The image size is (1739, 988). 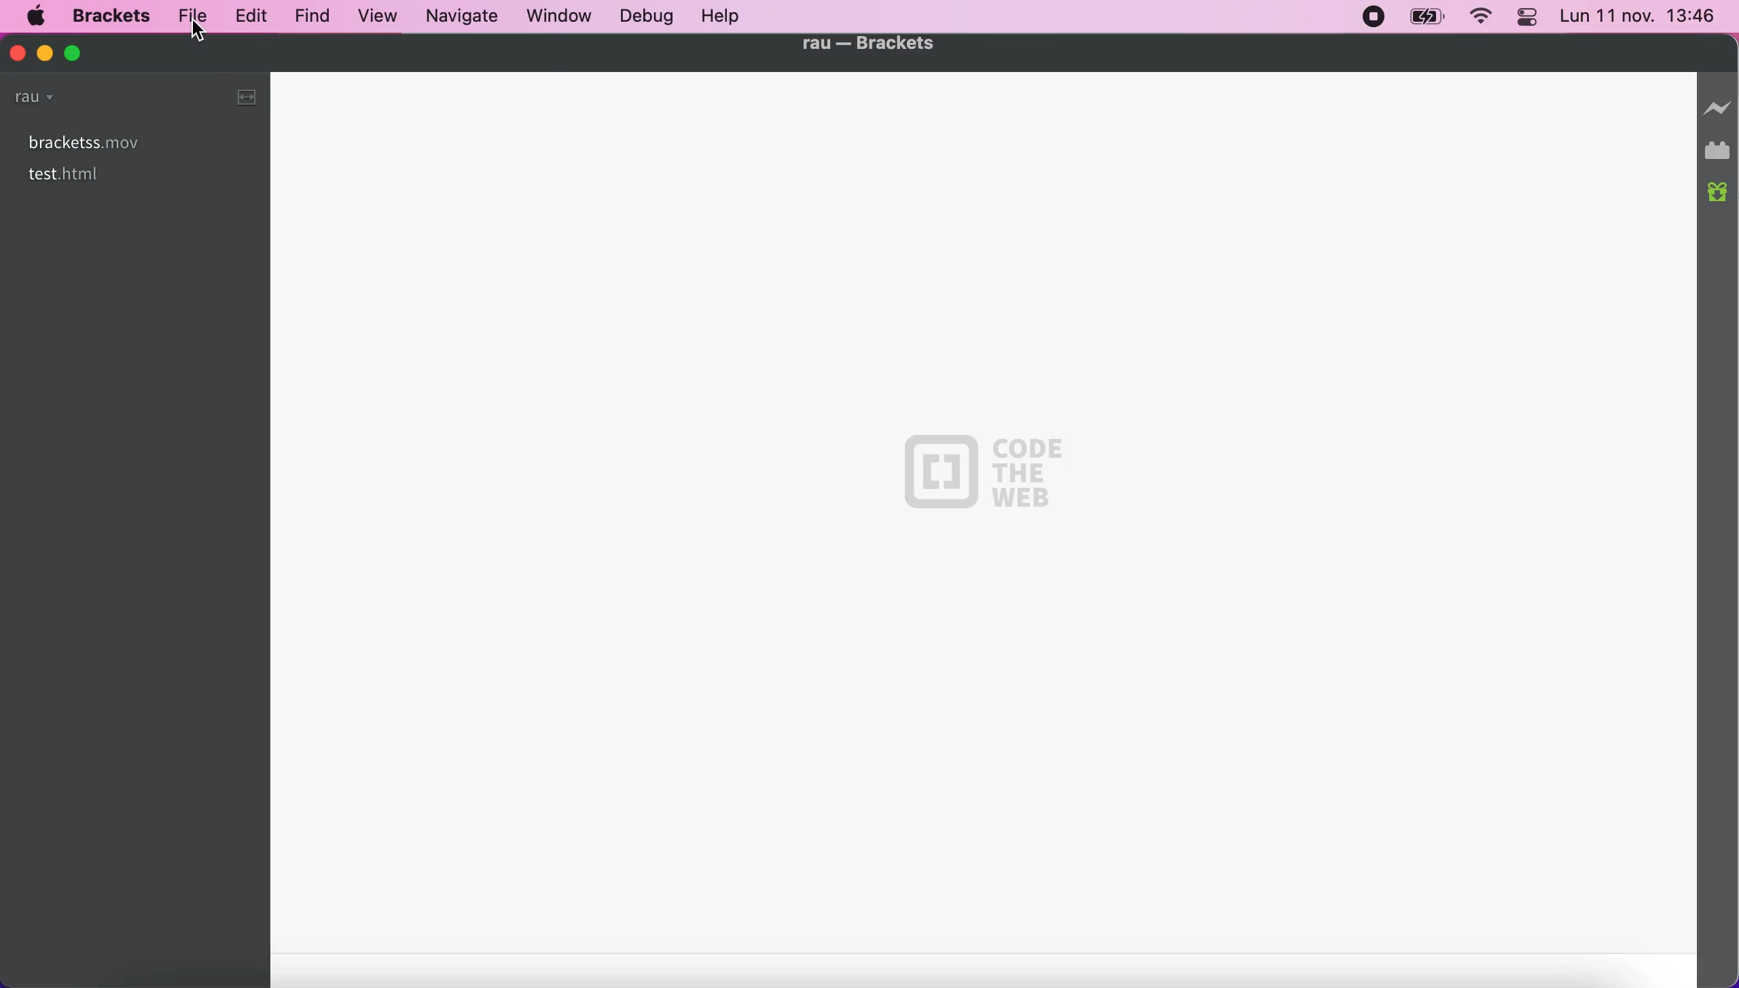 What do you see at coordinates (314, 18) in the screenshot?
I see `find` at bounding box center [314, 18].